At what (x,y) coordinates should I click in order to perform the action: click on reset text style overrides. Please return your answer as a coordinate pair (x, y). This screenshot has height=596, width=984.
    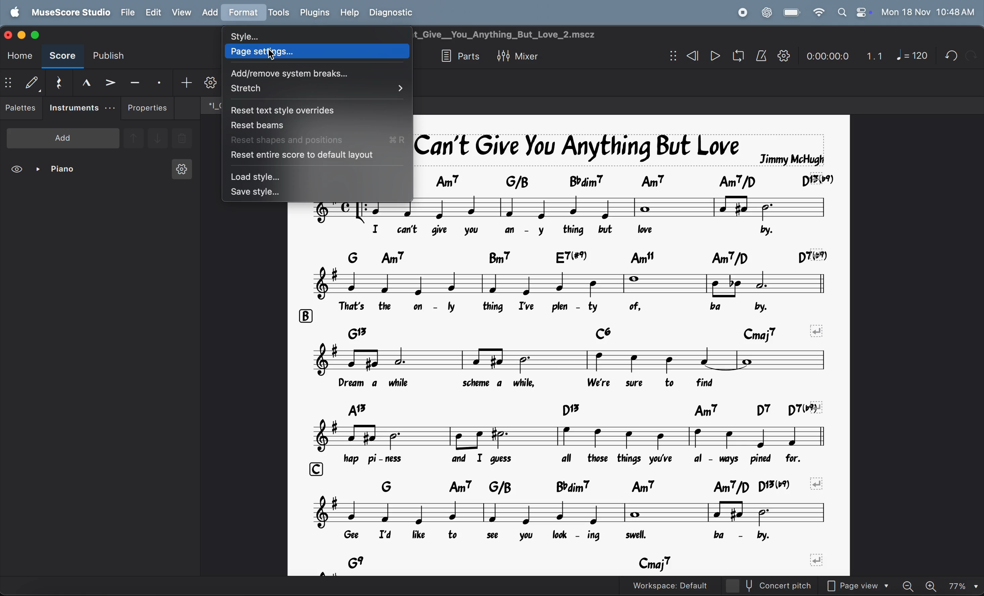
    Looking at the image, I should click on (308, 109).